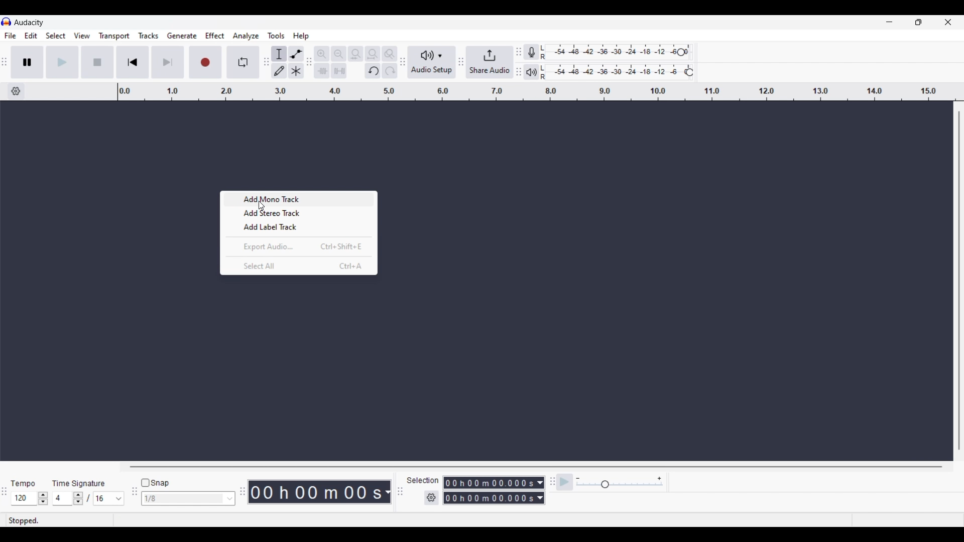 The height and width of the screenshot is (542, 964). What do you see at coordinates (355, 54) in the screenshot?
I see `Fit selection to width` at bounding box center [355, 54].